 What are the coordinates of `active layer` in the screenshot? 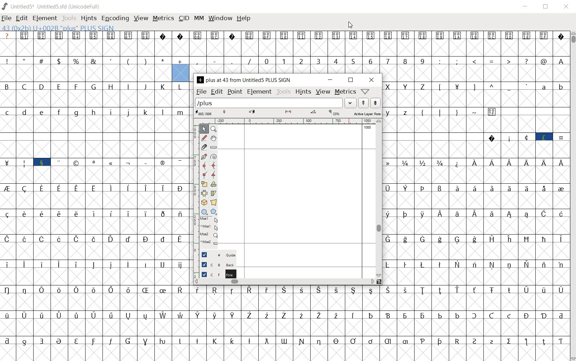 It's located at (287, 113).